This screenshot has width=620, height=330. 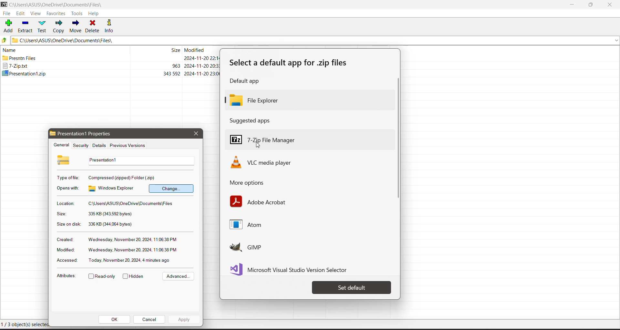 I want to click on Vertical Scroll Bar, so click(x=397, y=139).